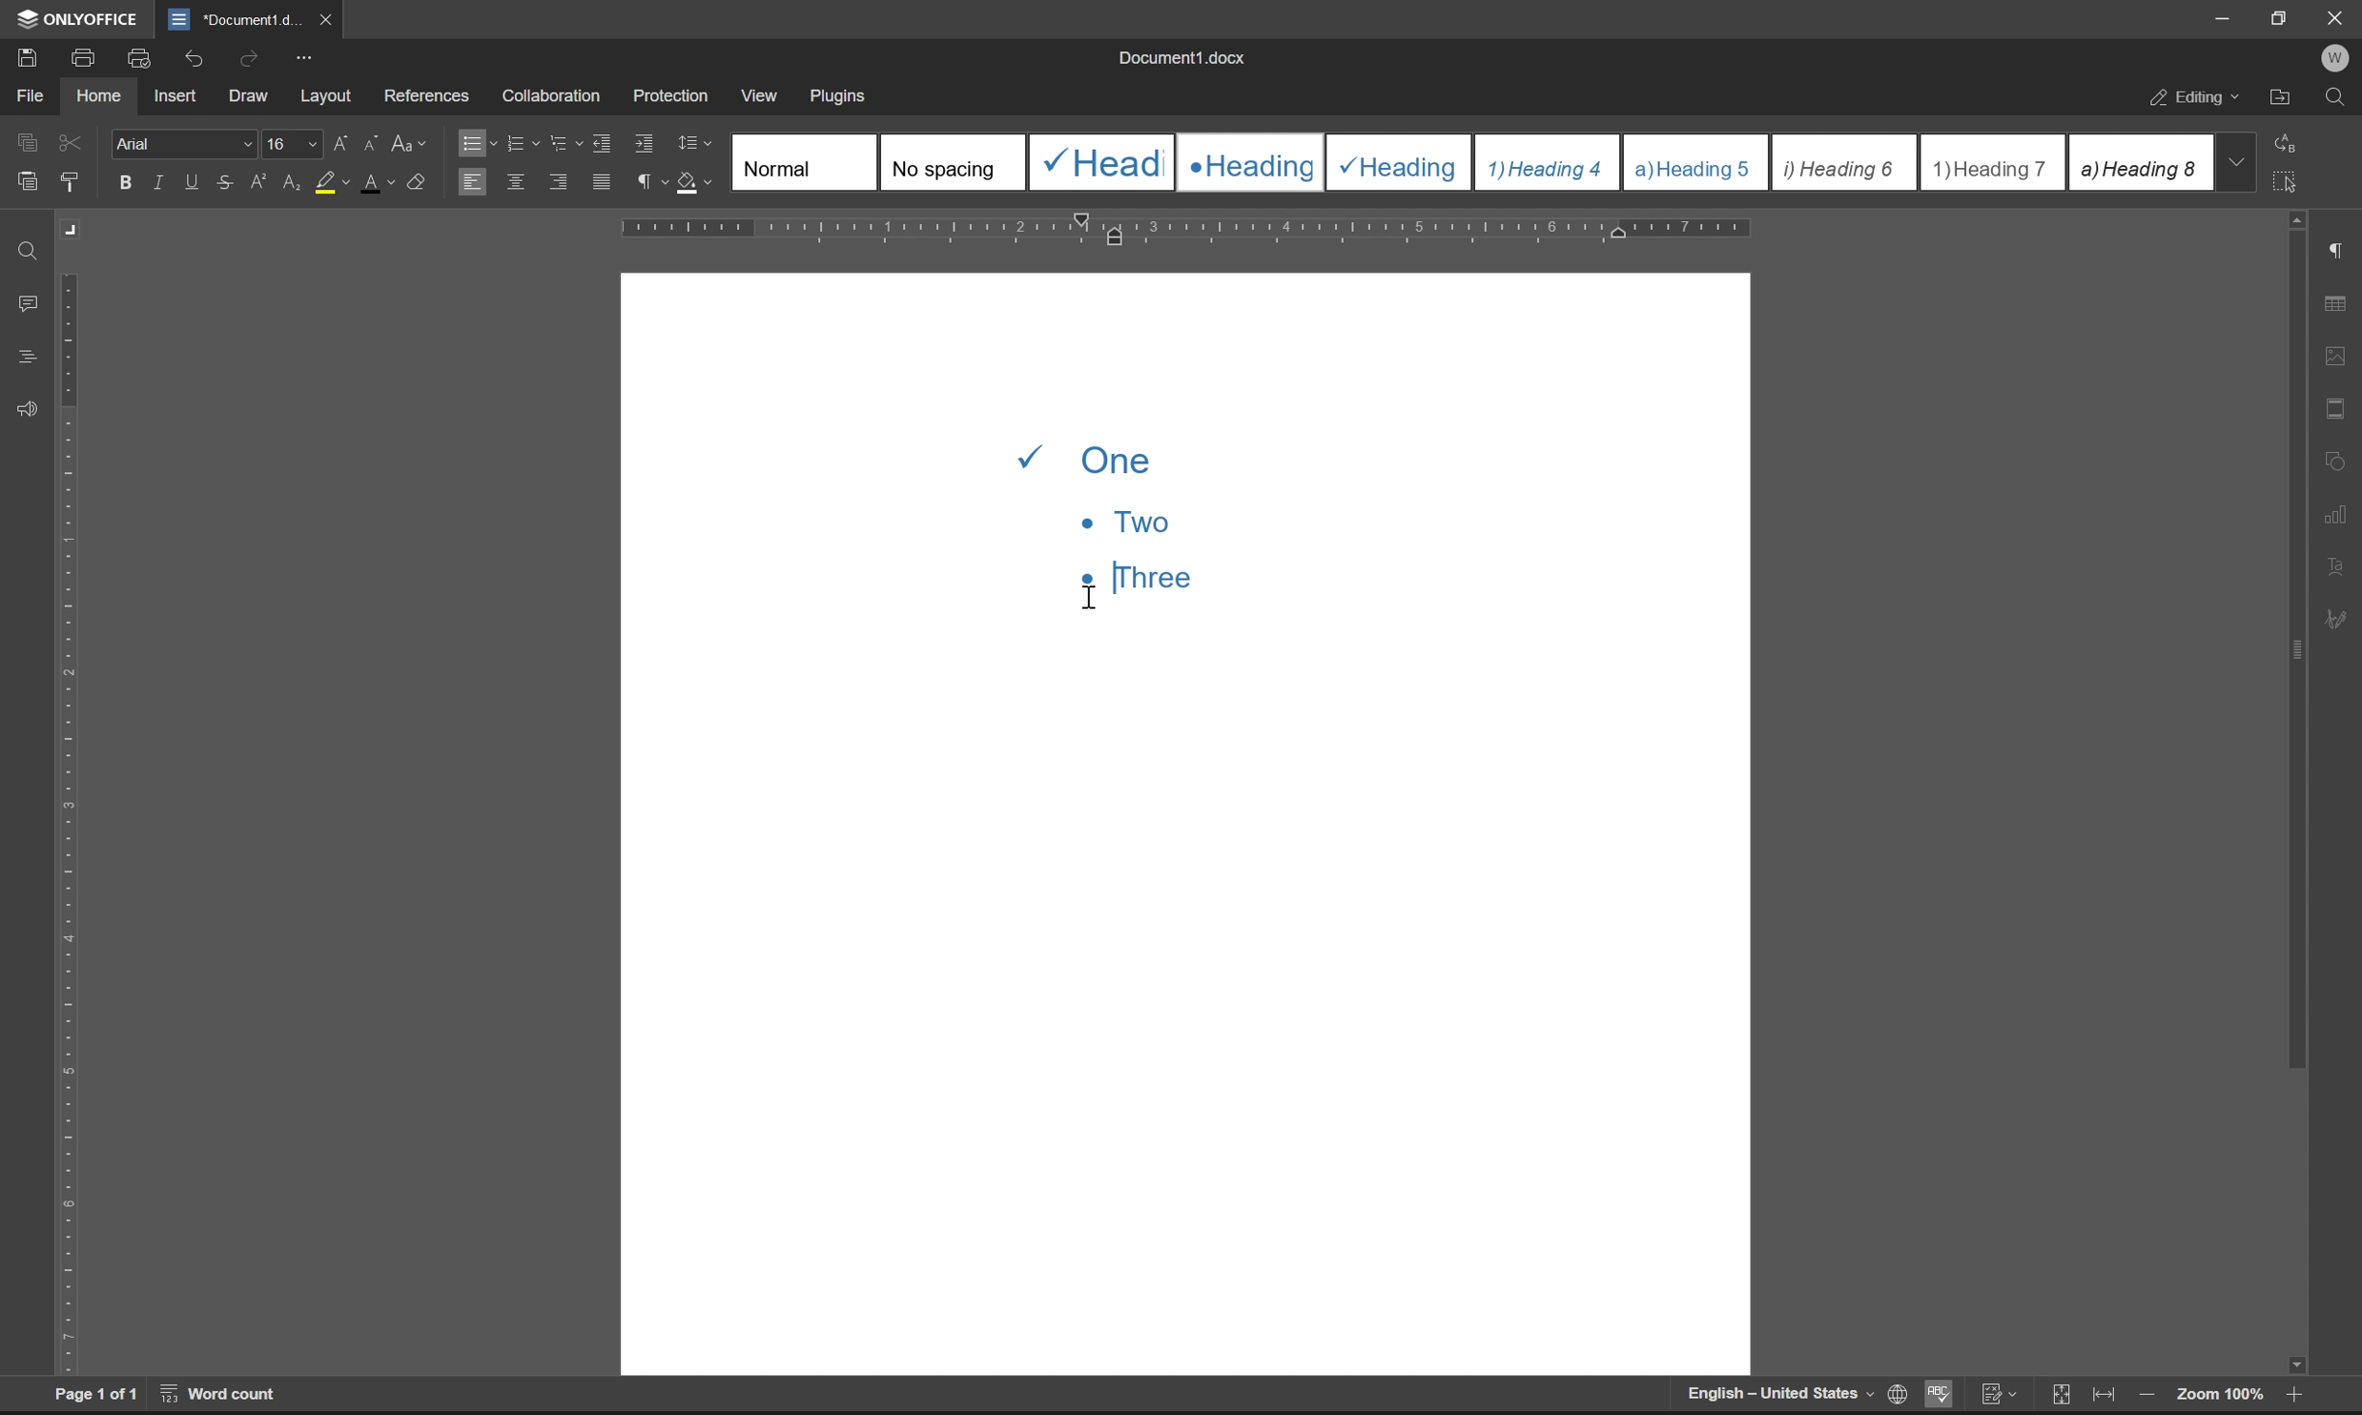 The image size is (2362, 1415). Describe the element at coordinates (1777, 1394) in the screenshot. I see `English-United States` at that location.